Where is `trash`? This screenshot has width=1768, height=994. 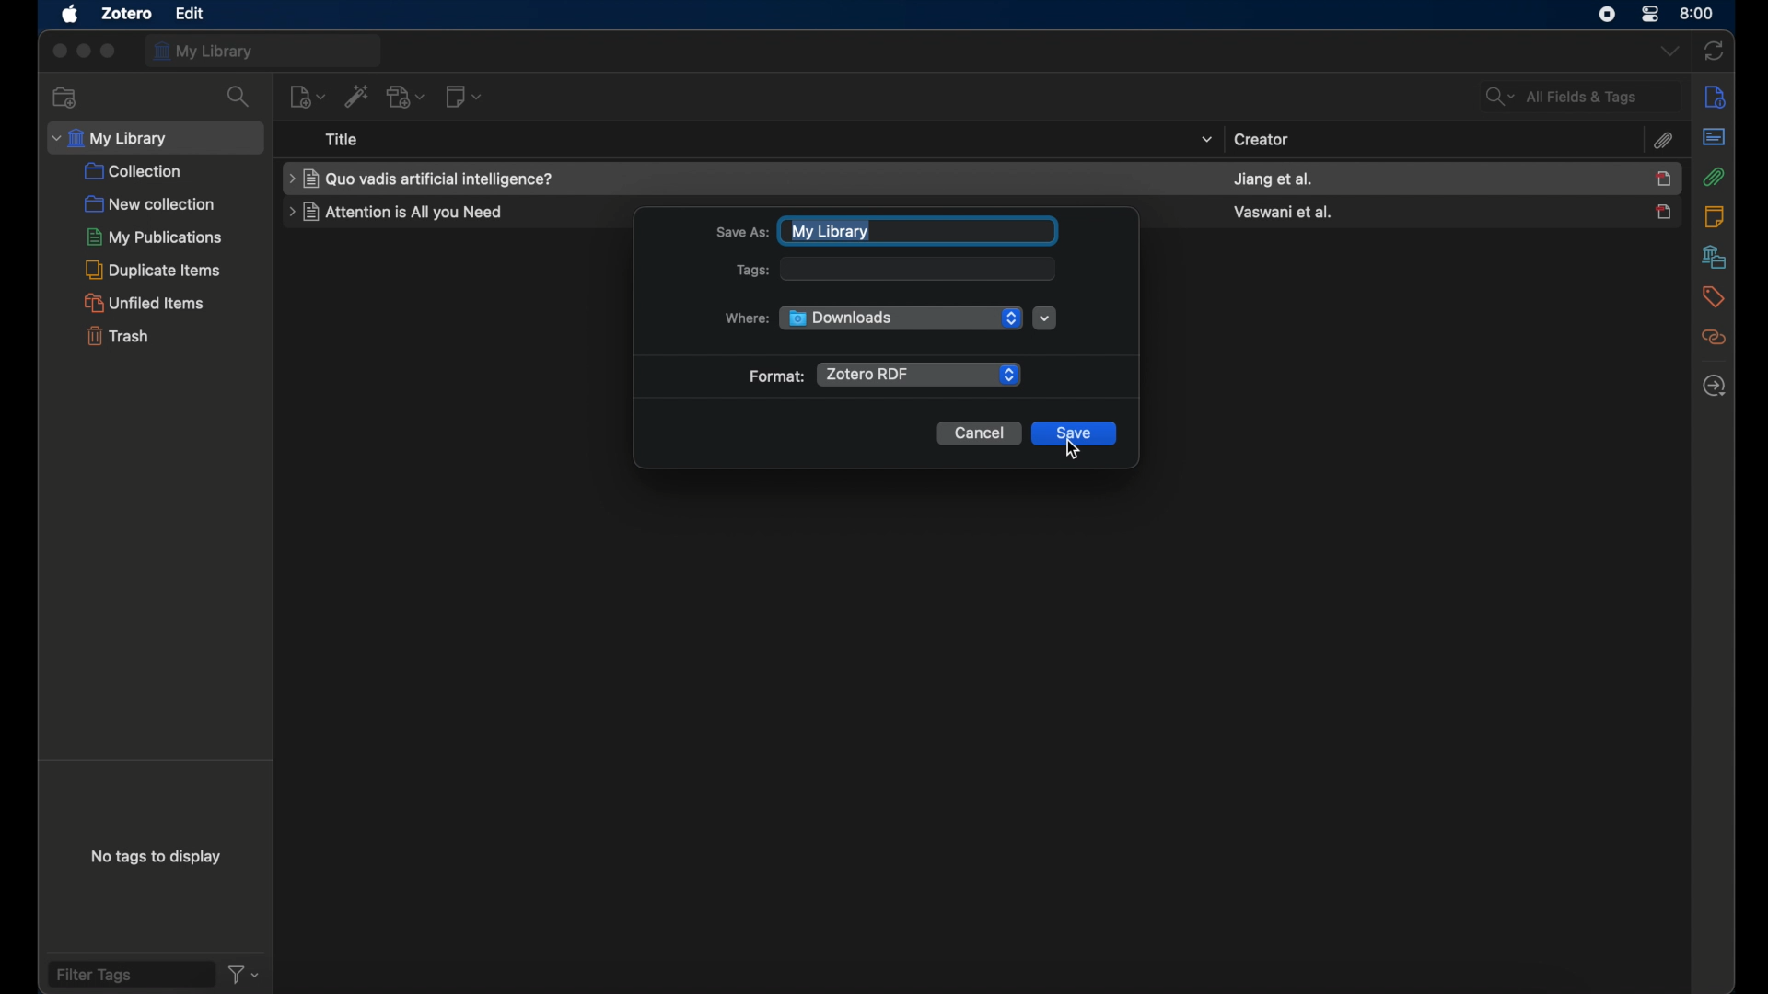 trash is located at coordinates (116, 335).